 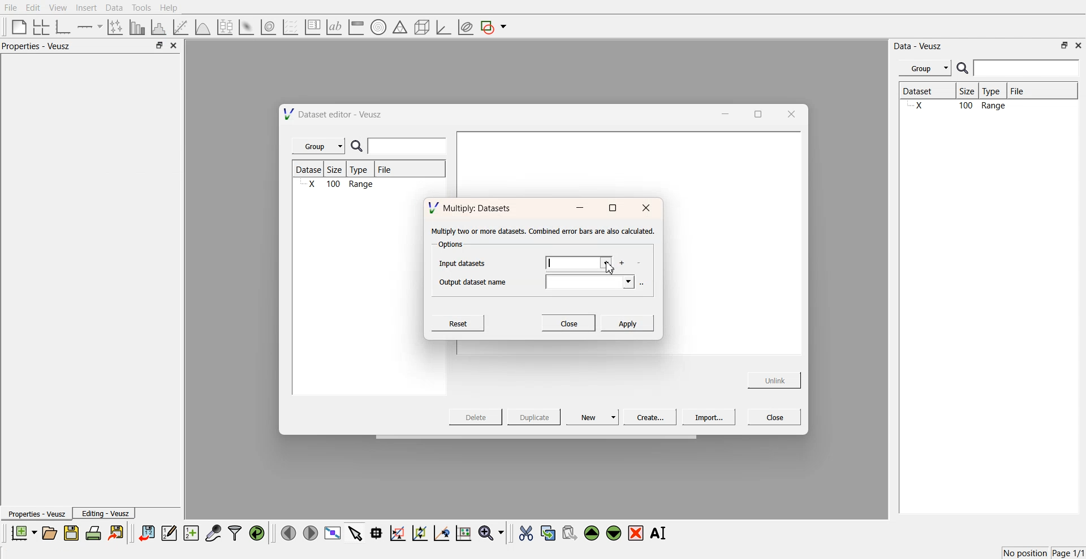 What do you see at coordinates (85, 8) in the screenshot?
I see `Insert` at bounding box center [85, 8].